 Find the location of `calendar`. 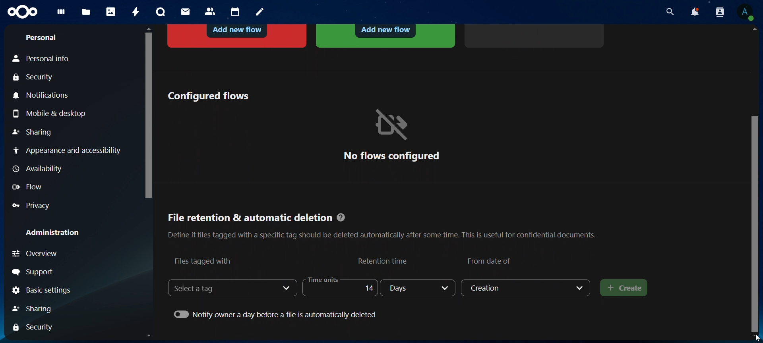

calendar is located at coordinates (236, 12).